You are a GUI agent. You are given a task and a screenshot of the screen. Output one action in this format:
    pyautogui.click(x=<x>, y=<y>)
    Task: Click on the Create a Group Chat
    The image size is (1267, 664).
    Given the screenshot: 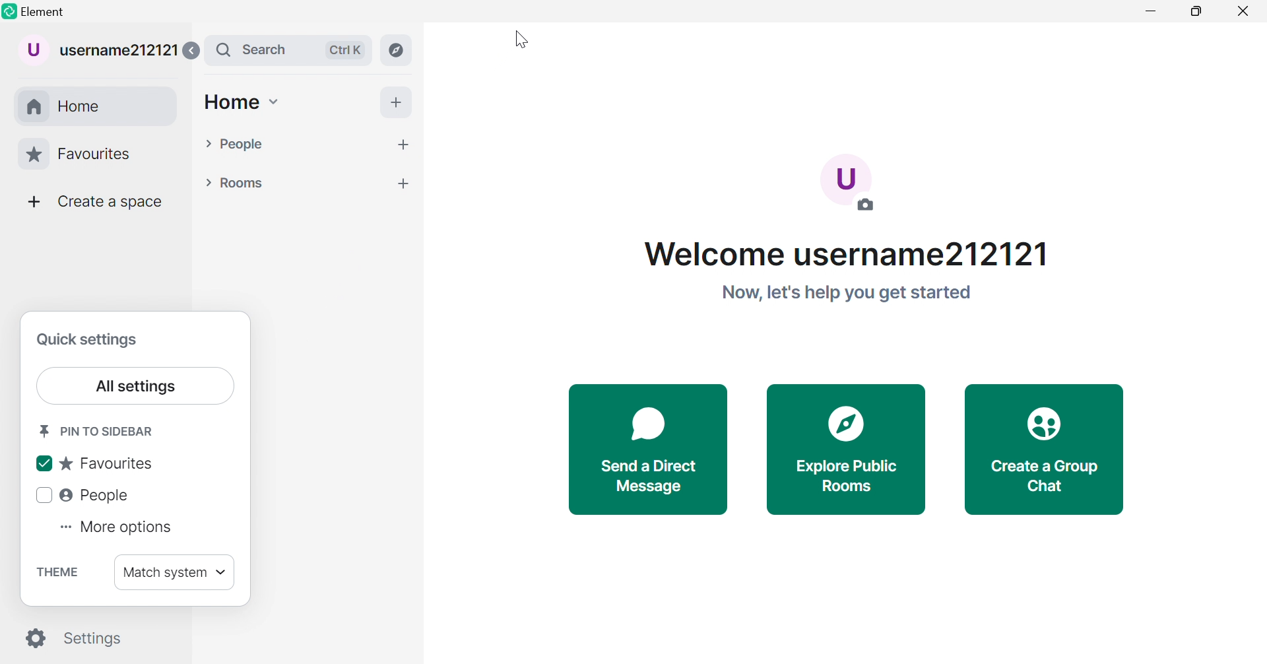 What is the action you would take?
    pyautogui.click(x=1049, y=477)
    